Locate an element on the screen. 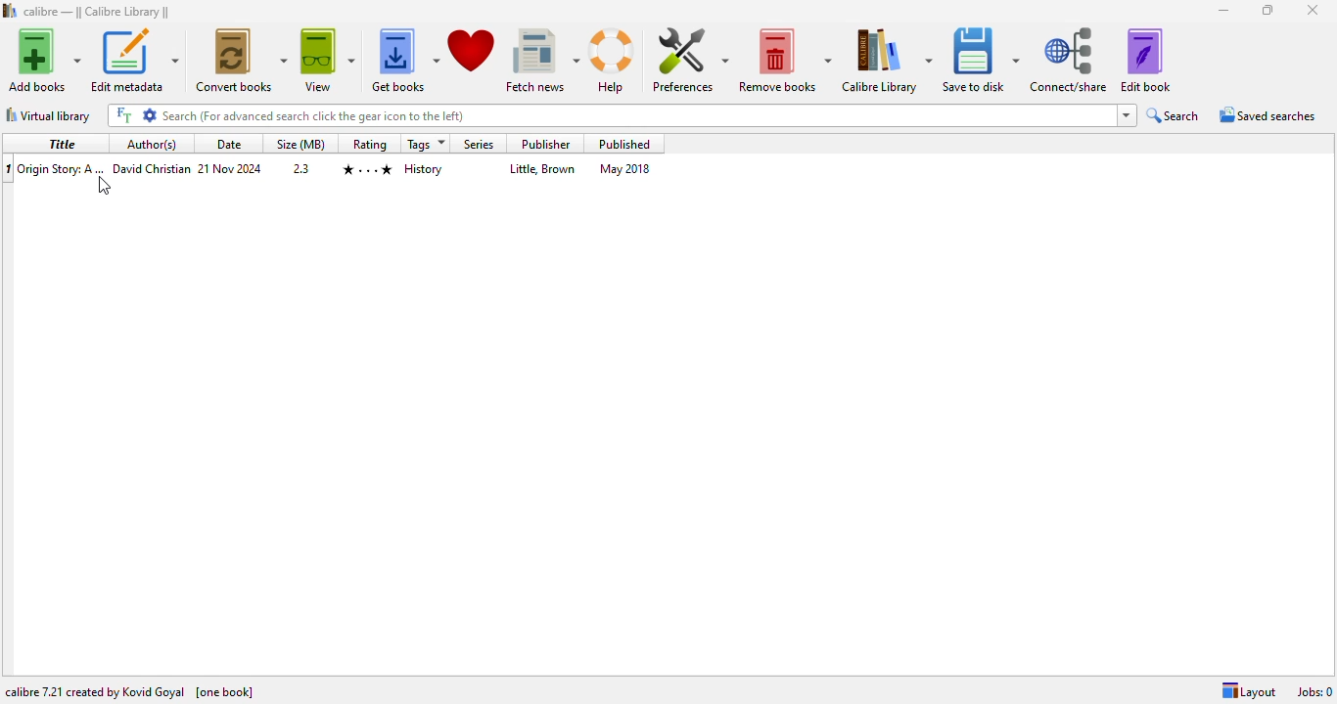 The image size is (1337, 704). Origin Story: A Big History of Everything is located at coordinates (62, 168).